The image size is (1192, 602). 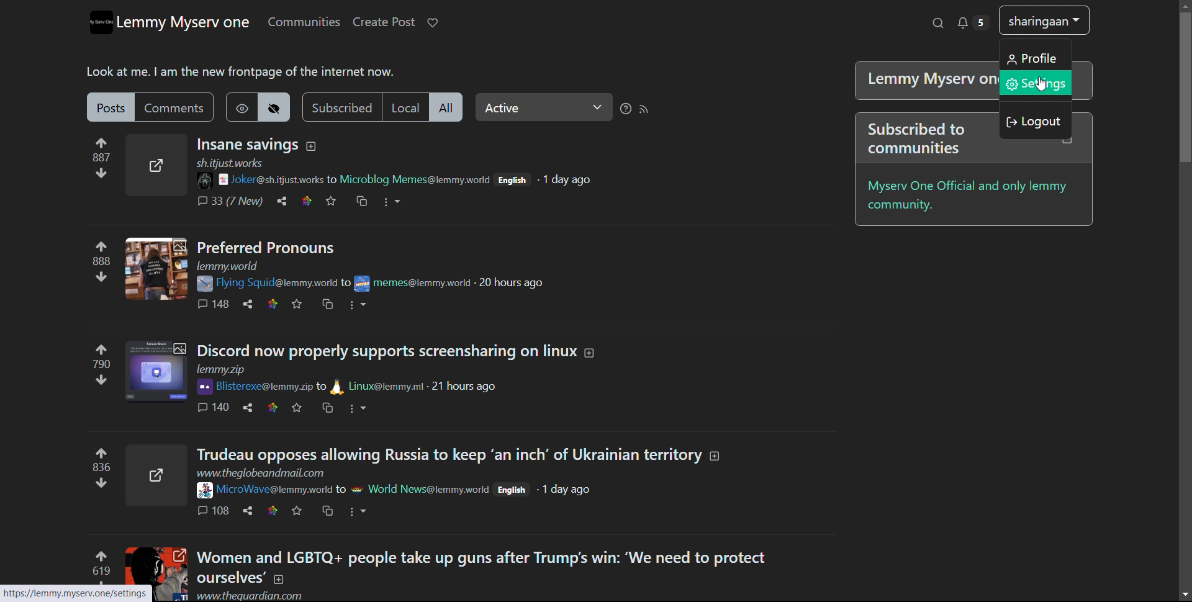 What do you see at coordinates (483, 552) in the screenshot?
I see `Women and LGBTQ+ people take up guns after Trump's win: ‘We need to protect` at bounding box center [483, 552].